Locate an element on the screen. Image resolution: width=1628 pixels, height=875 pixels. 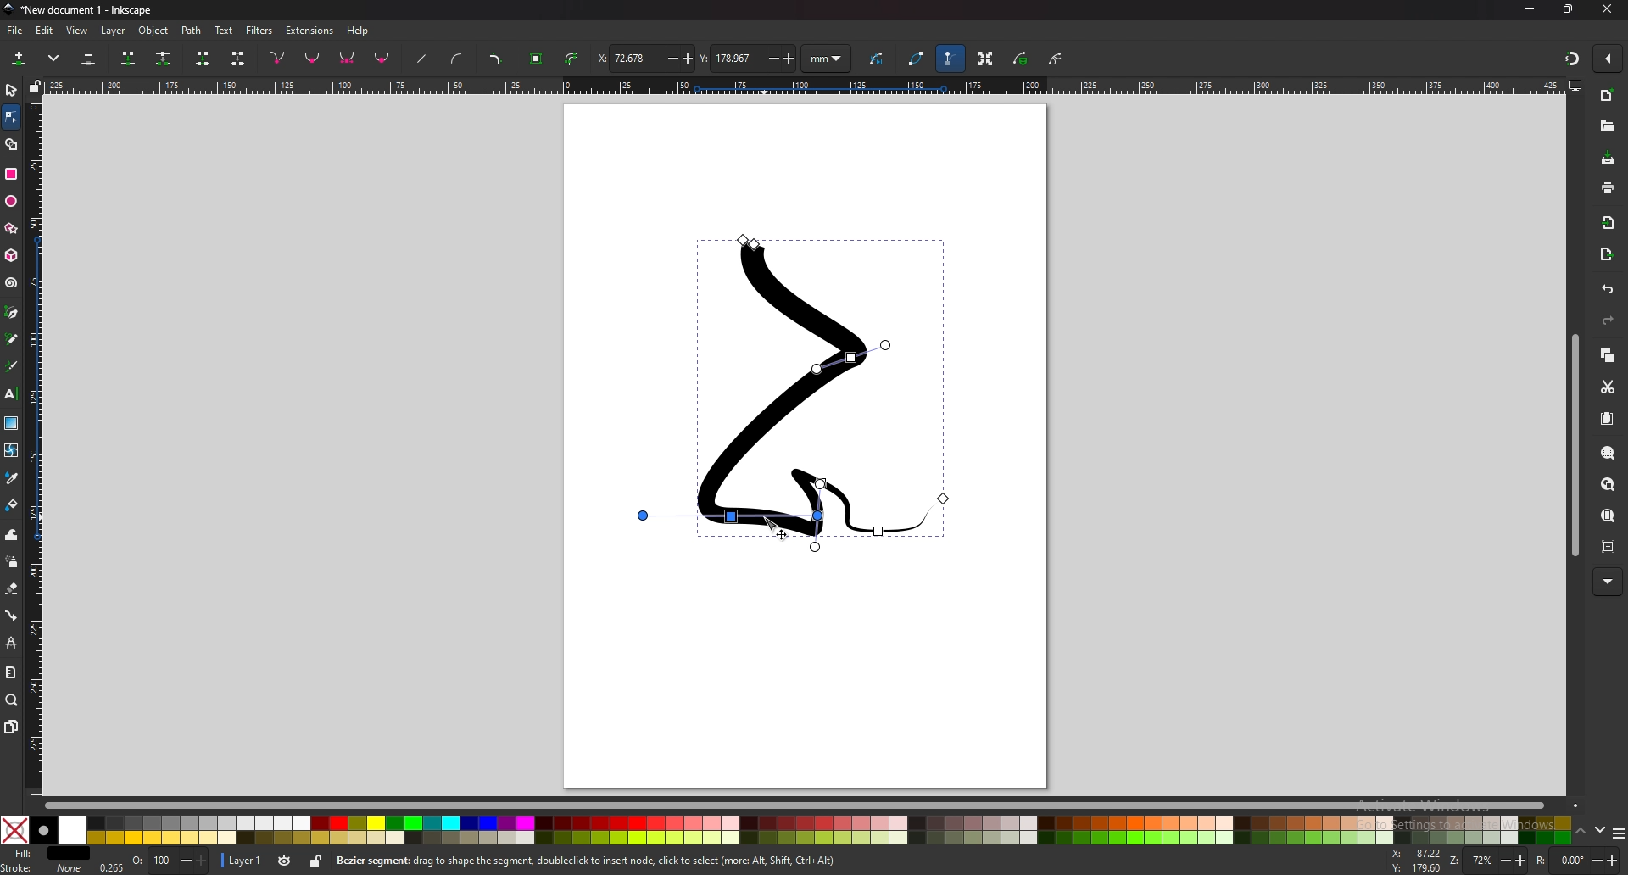
zoom centre page is located at coordinates (1608, 547).